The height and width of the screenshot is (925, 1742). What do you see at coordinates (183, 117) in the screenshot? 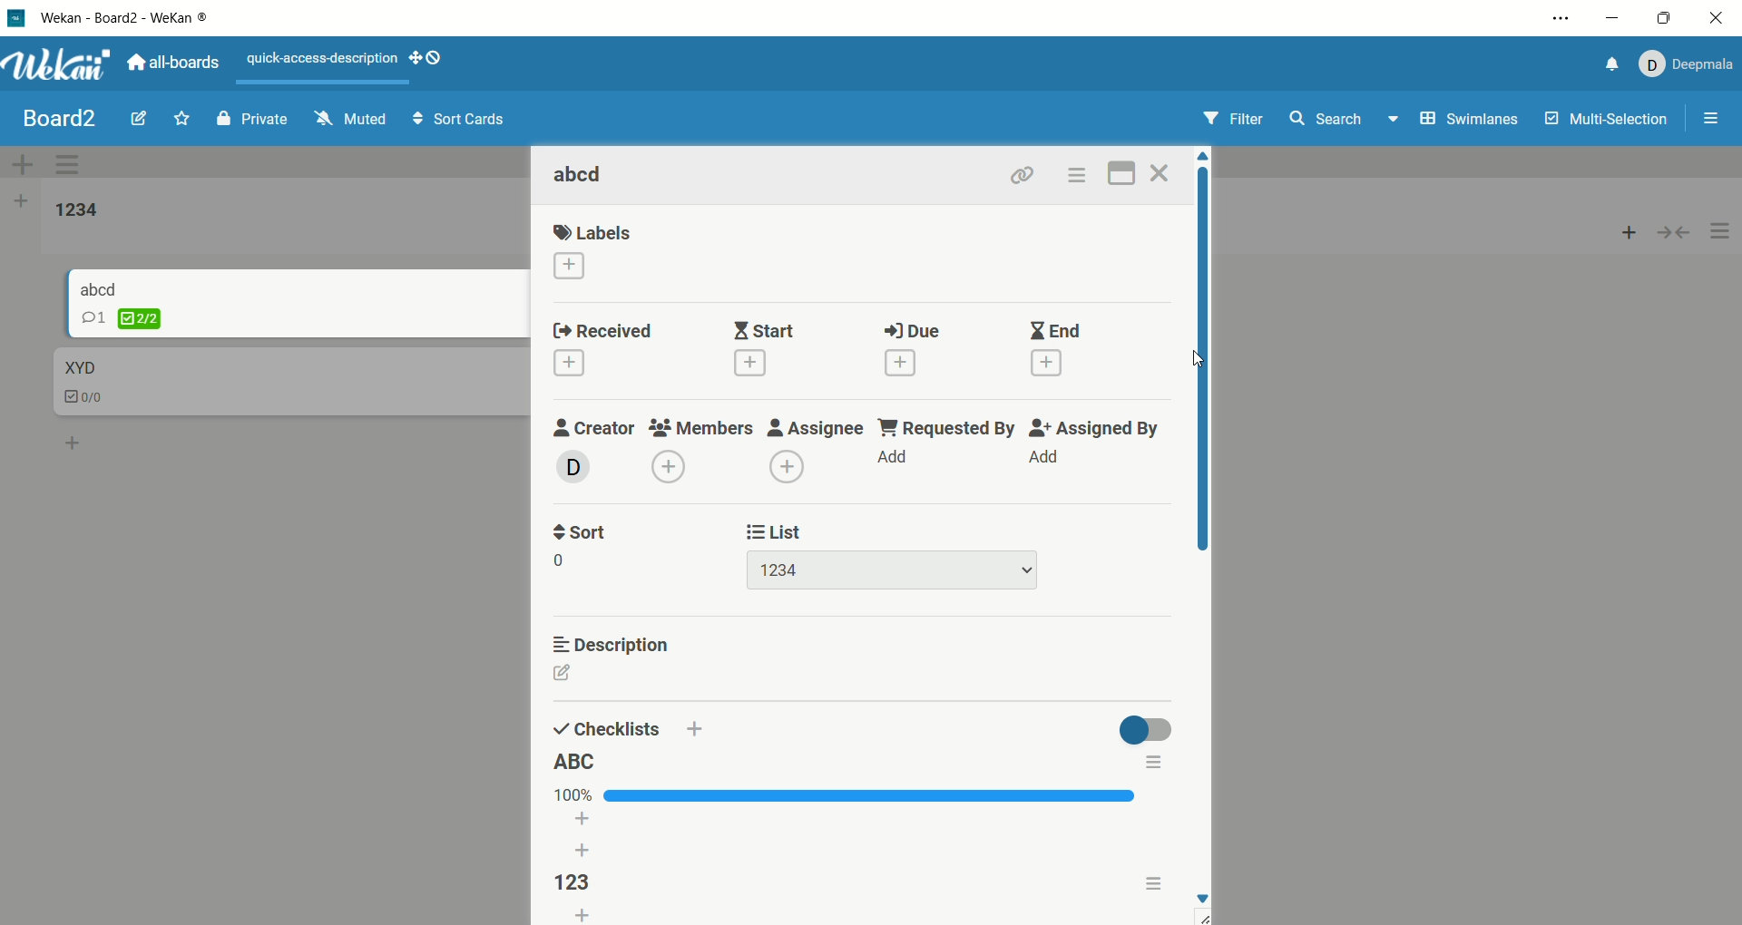
I see `favorite` at bounding box center [183, 117].